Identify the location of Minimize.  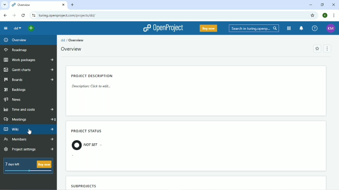
(311, 5).